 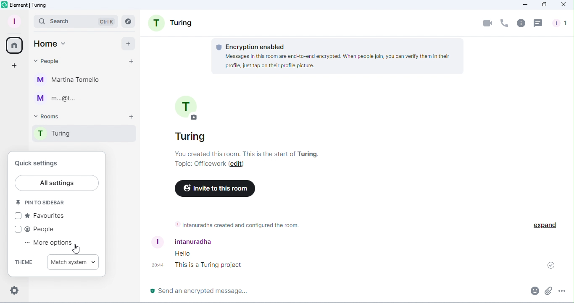 I want to click on Note, so click(x=234, y=224).